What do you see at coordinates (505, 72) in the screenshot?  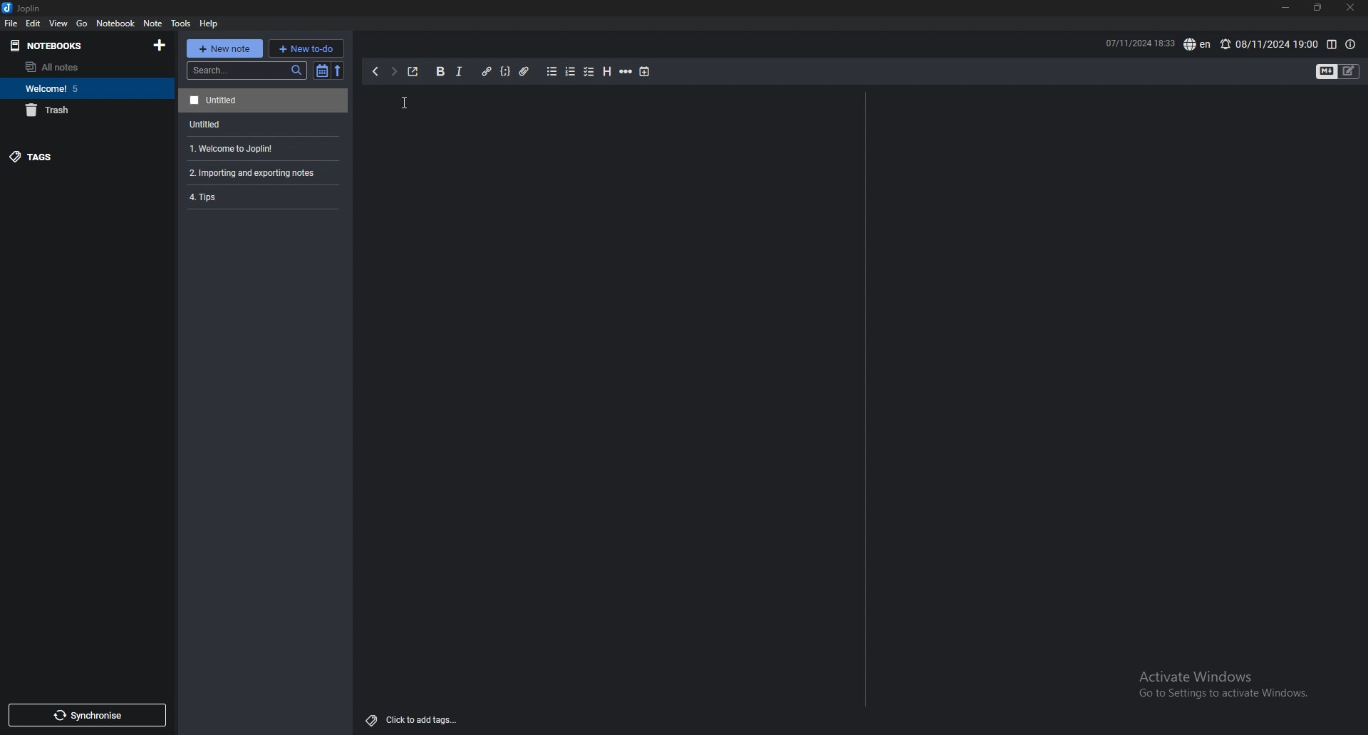 I see `code` at bounding box center [505, 72].